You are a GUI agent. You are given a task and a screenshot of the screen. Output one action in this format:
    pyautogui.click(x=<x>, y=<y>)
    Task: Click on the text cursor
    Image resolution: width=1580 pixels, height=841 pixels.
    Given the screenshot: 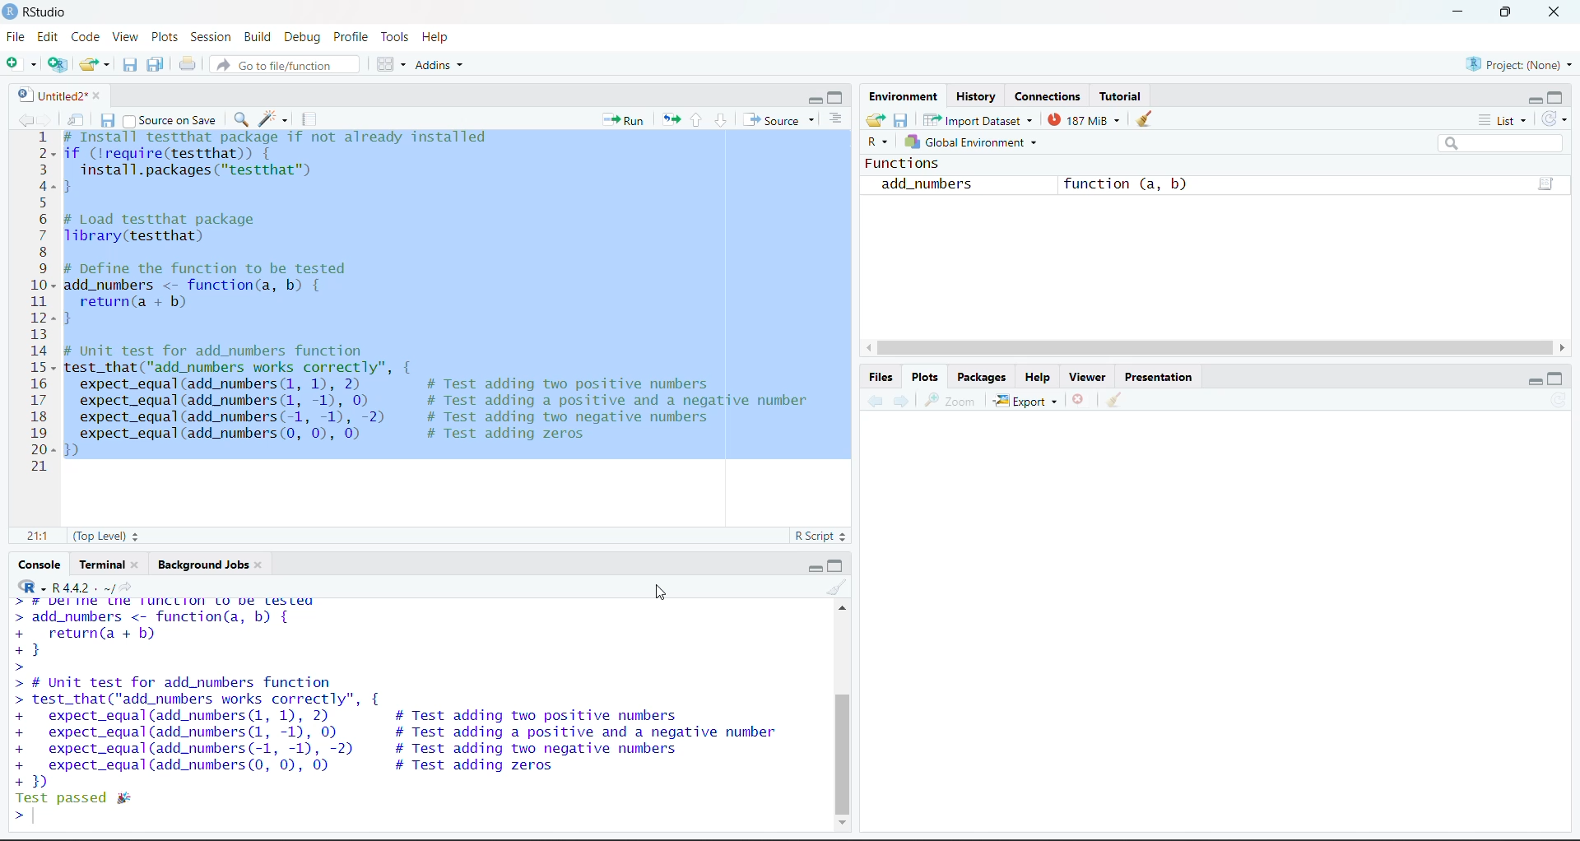 What is the action you would take?
    pyautogui.click(x=34, y=818)
    